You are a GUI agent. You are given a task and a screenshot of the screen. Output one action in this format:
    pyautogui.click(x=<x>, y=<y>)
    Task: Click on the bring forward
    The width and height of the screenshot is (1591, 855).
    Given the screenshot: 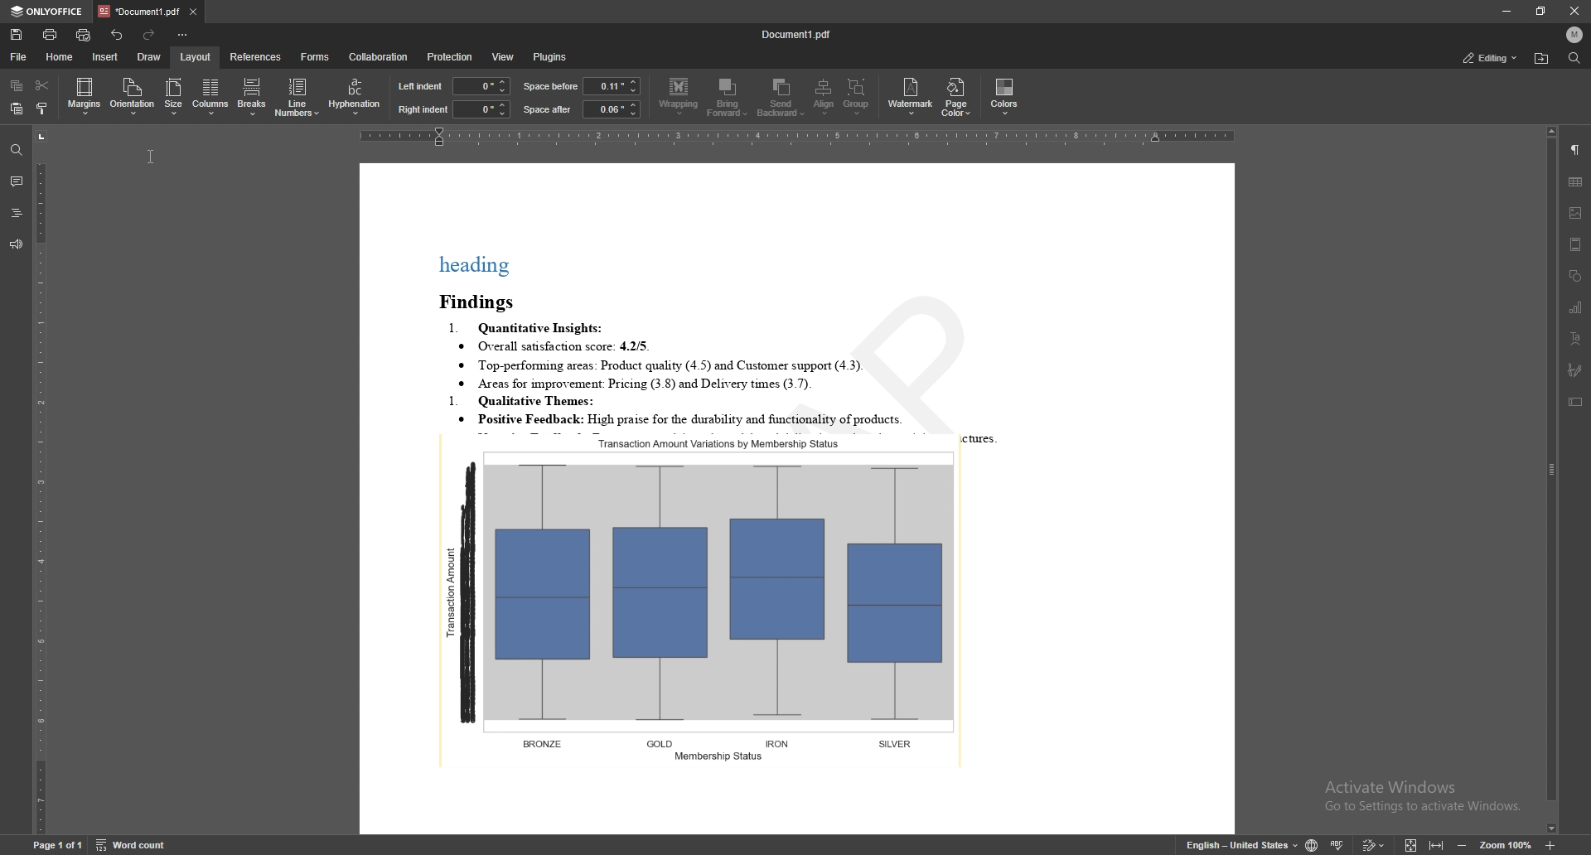 What is the action you would take?
    pyautogui.click(x=727, y=98)
    